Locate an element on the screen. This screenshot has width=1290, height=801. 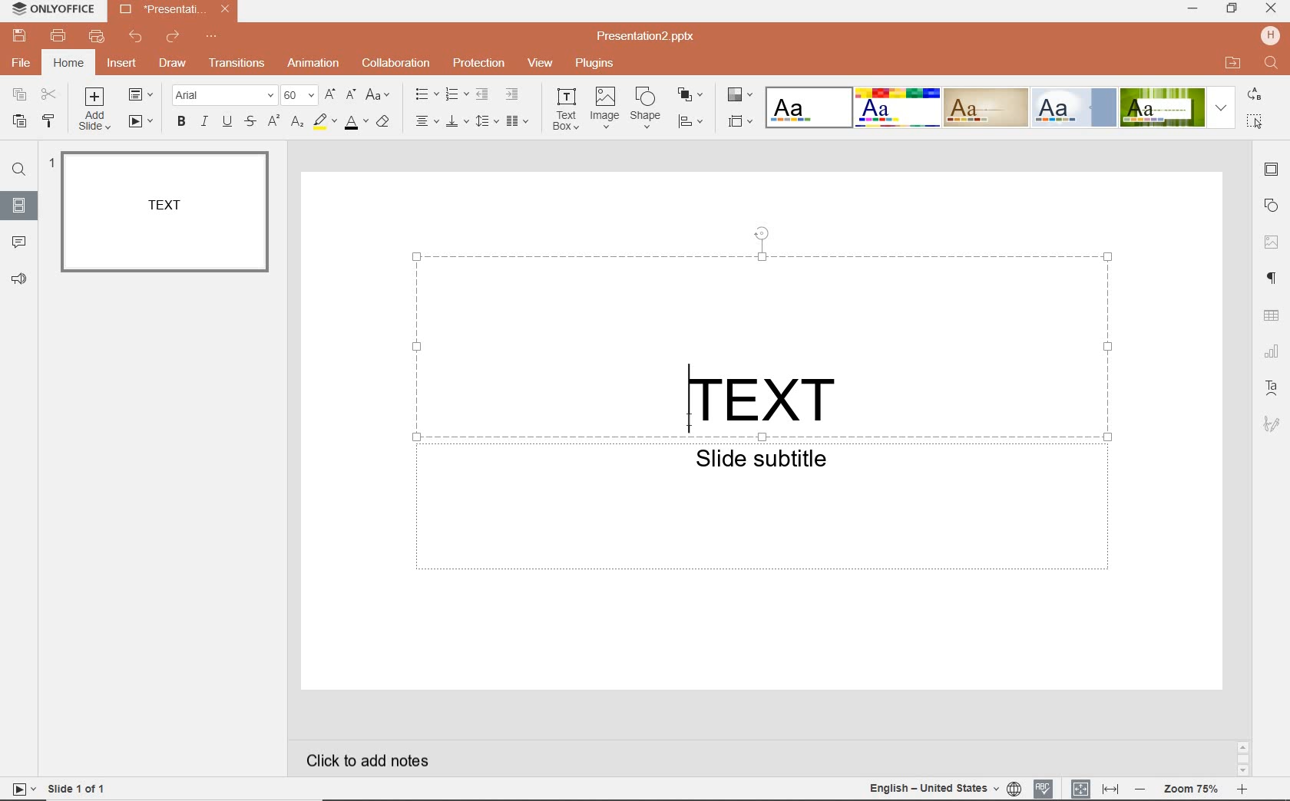
PRINT is located at coordinates (59, 36).